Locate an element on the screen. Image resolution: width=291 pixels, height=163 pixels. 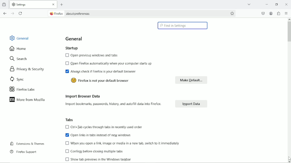
minimize is located at coordinates (266, 4).